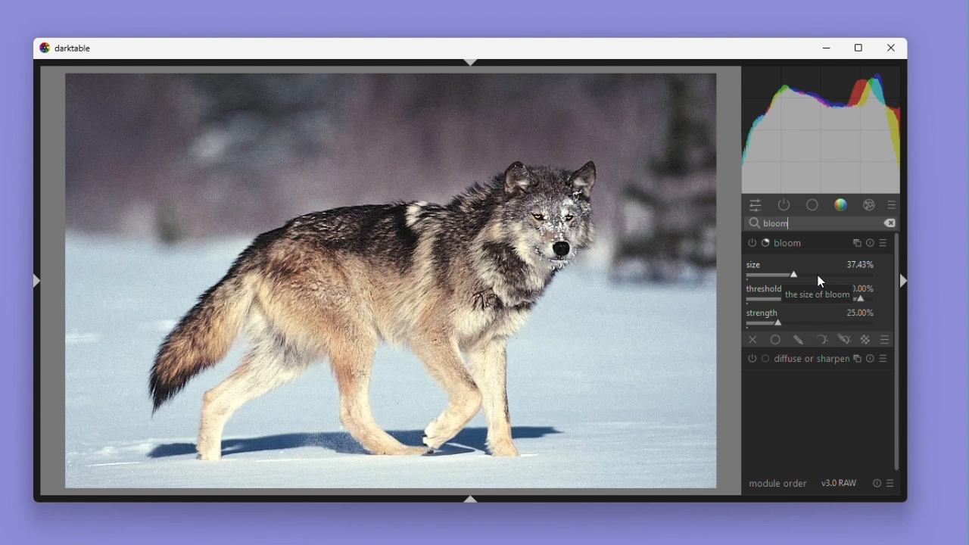  What do you see at coordinates (764, 312) in the screenshot?
I see `Strength` at bounding box center [764, 312].